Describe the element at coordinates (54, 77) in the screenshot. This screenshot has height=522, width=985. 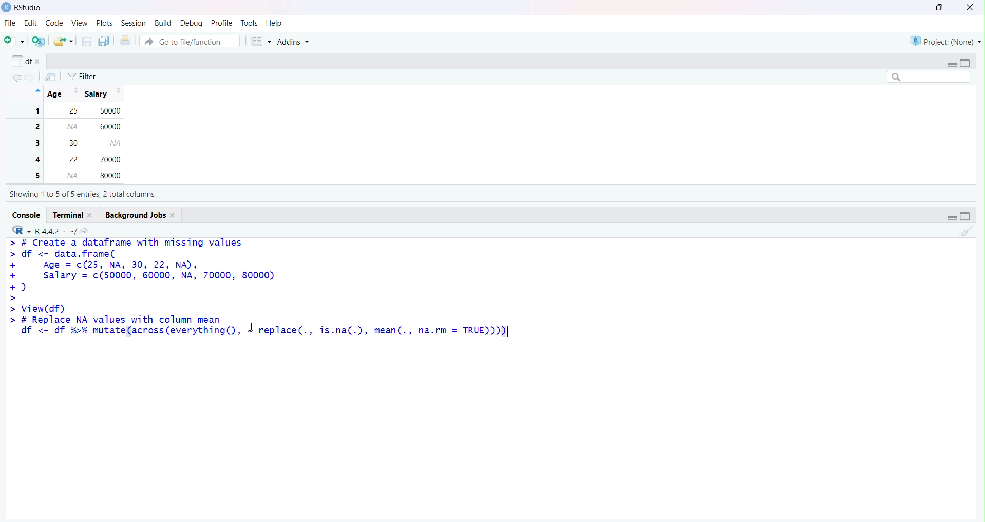
I see `Show in new window` at that location.